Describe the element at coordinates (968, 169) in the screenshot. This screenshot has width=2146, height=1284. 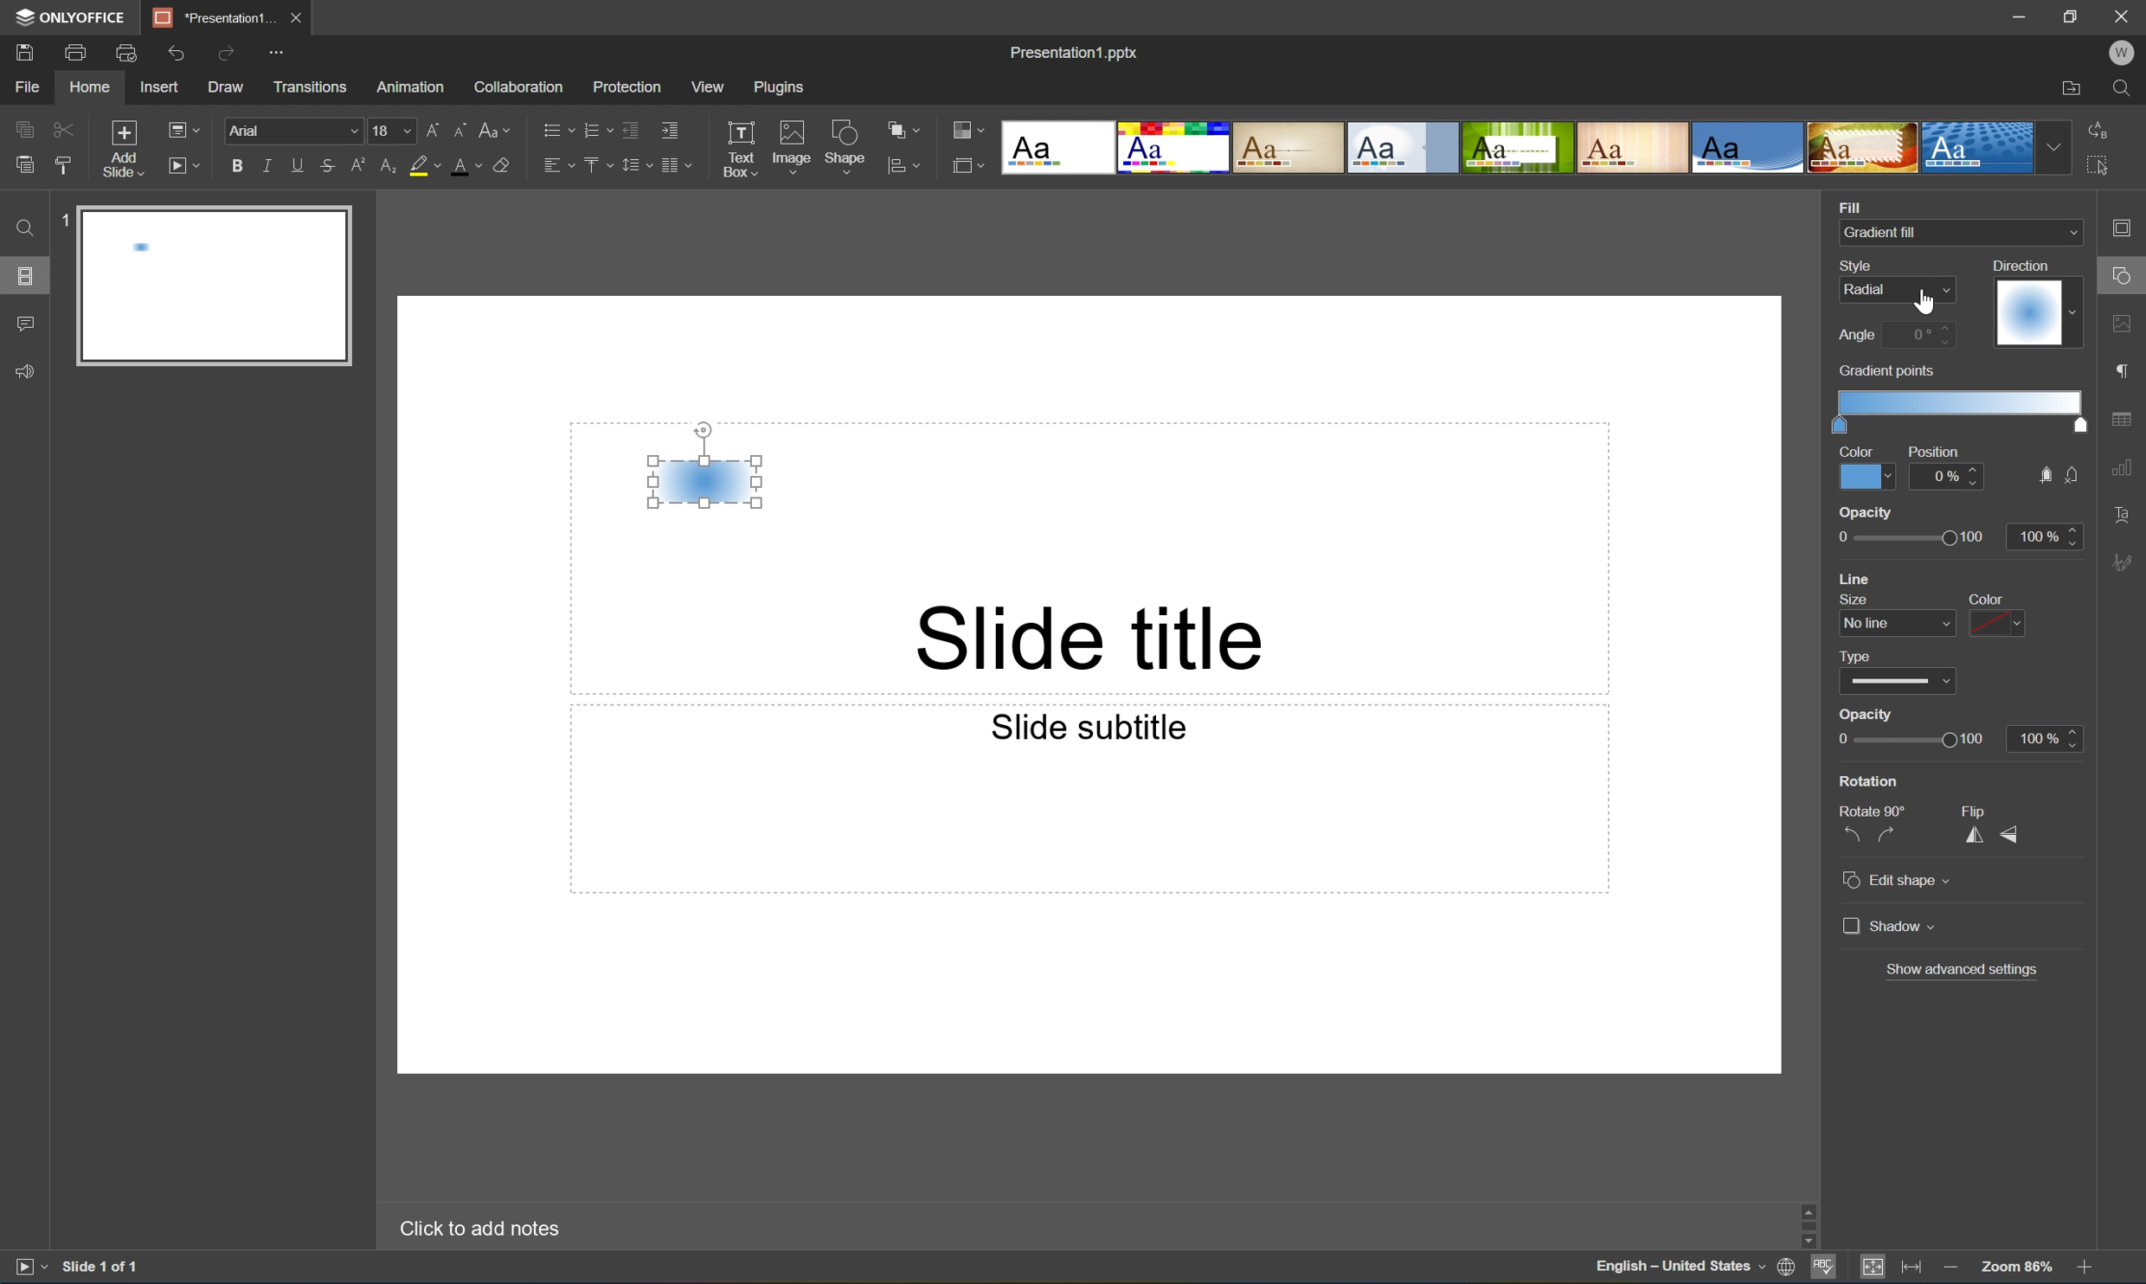
I see `Select slide size` at that location.